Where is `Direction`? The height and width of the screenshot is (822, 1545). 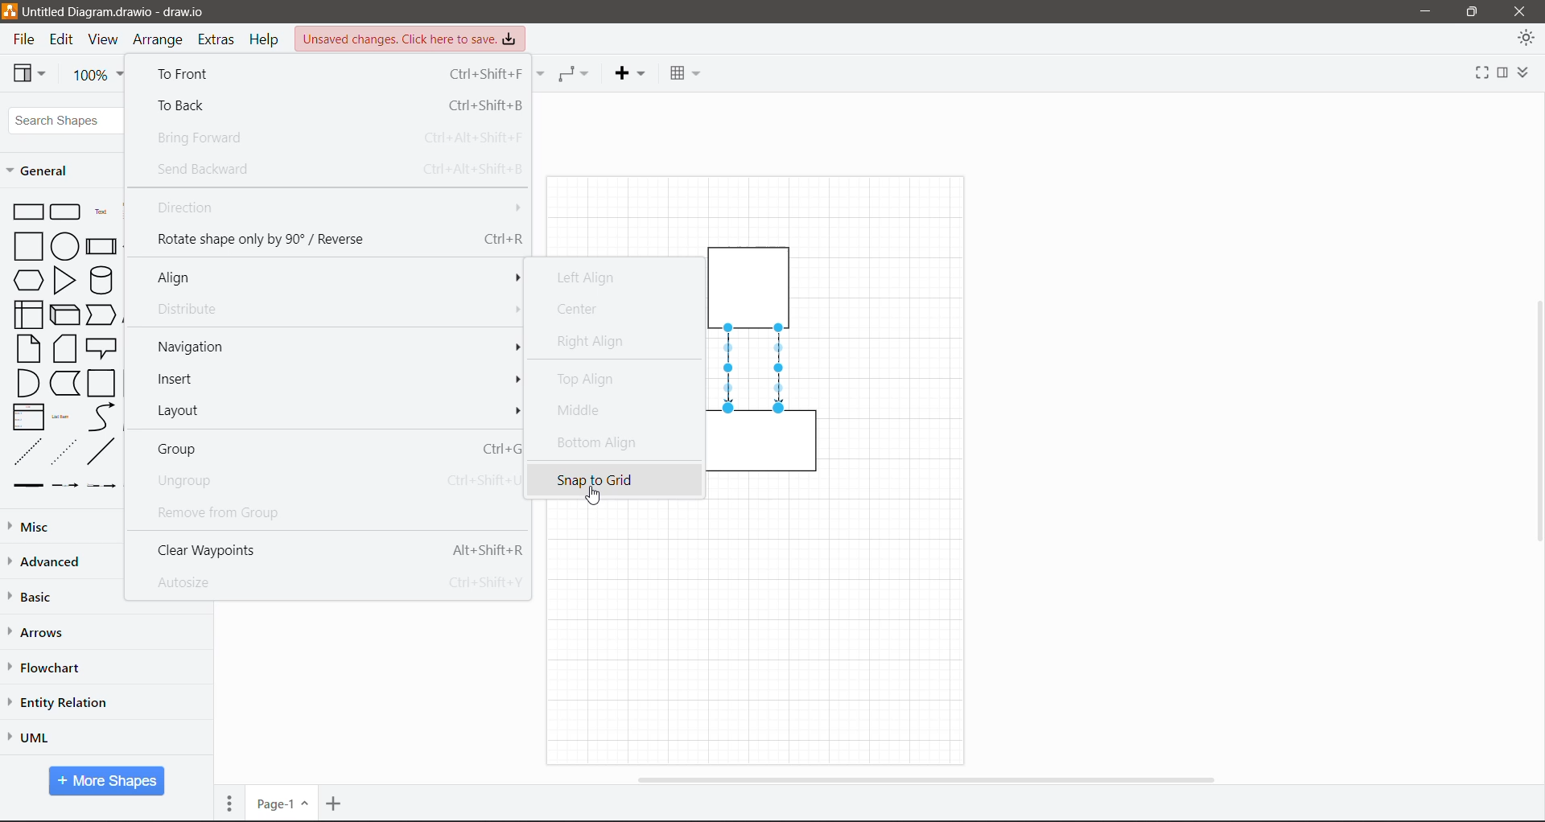 Direction is located at coordinates (336, 208).